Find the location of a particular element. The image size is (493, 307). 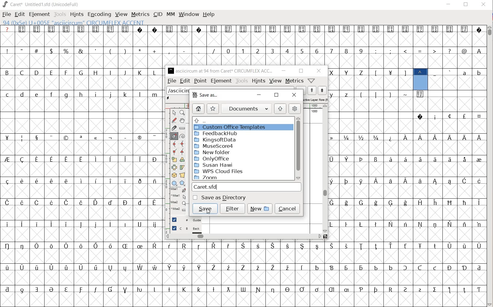

scroll by hand is located at coordinates (183, 120).